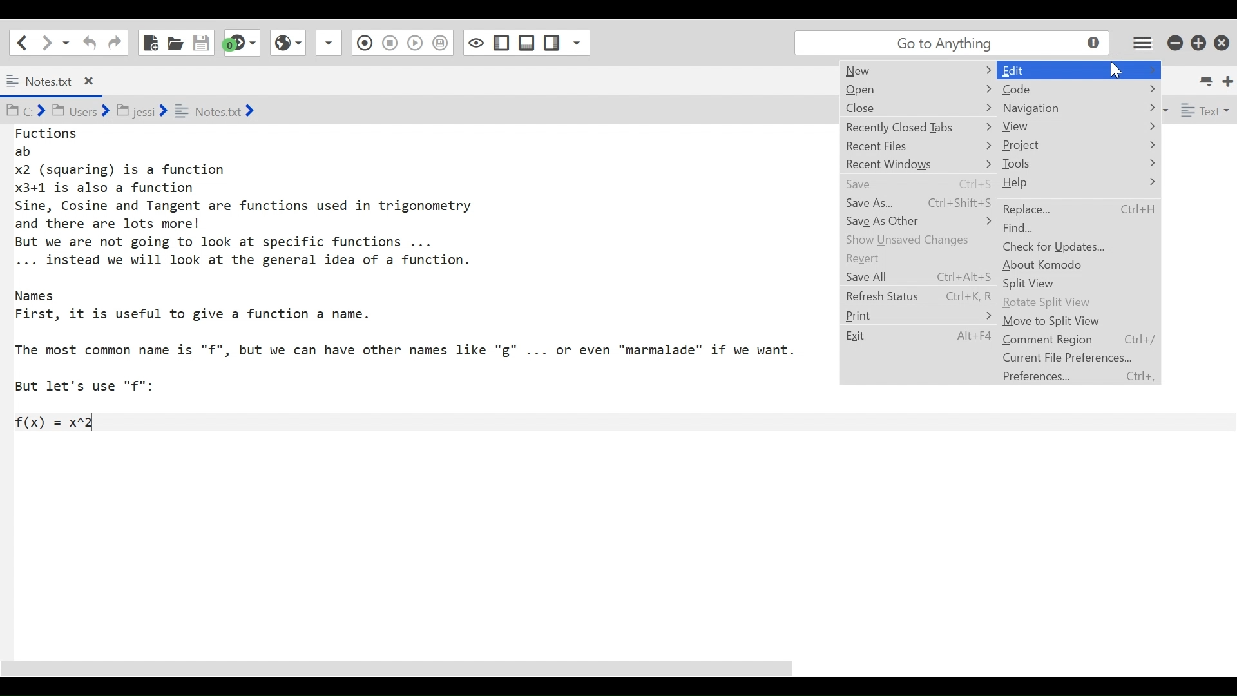 The height and width of the screenshot is (696, 1237). I want to click on new, so click(903, 73).